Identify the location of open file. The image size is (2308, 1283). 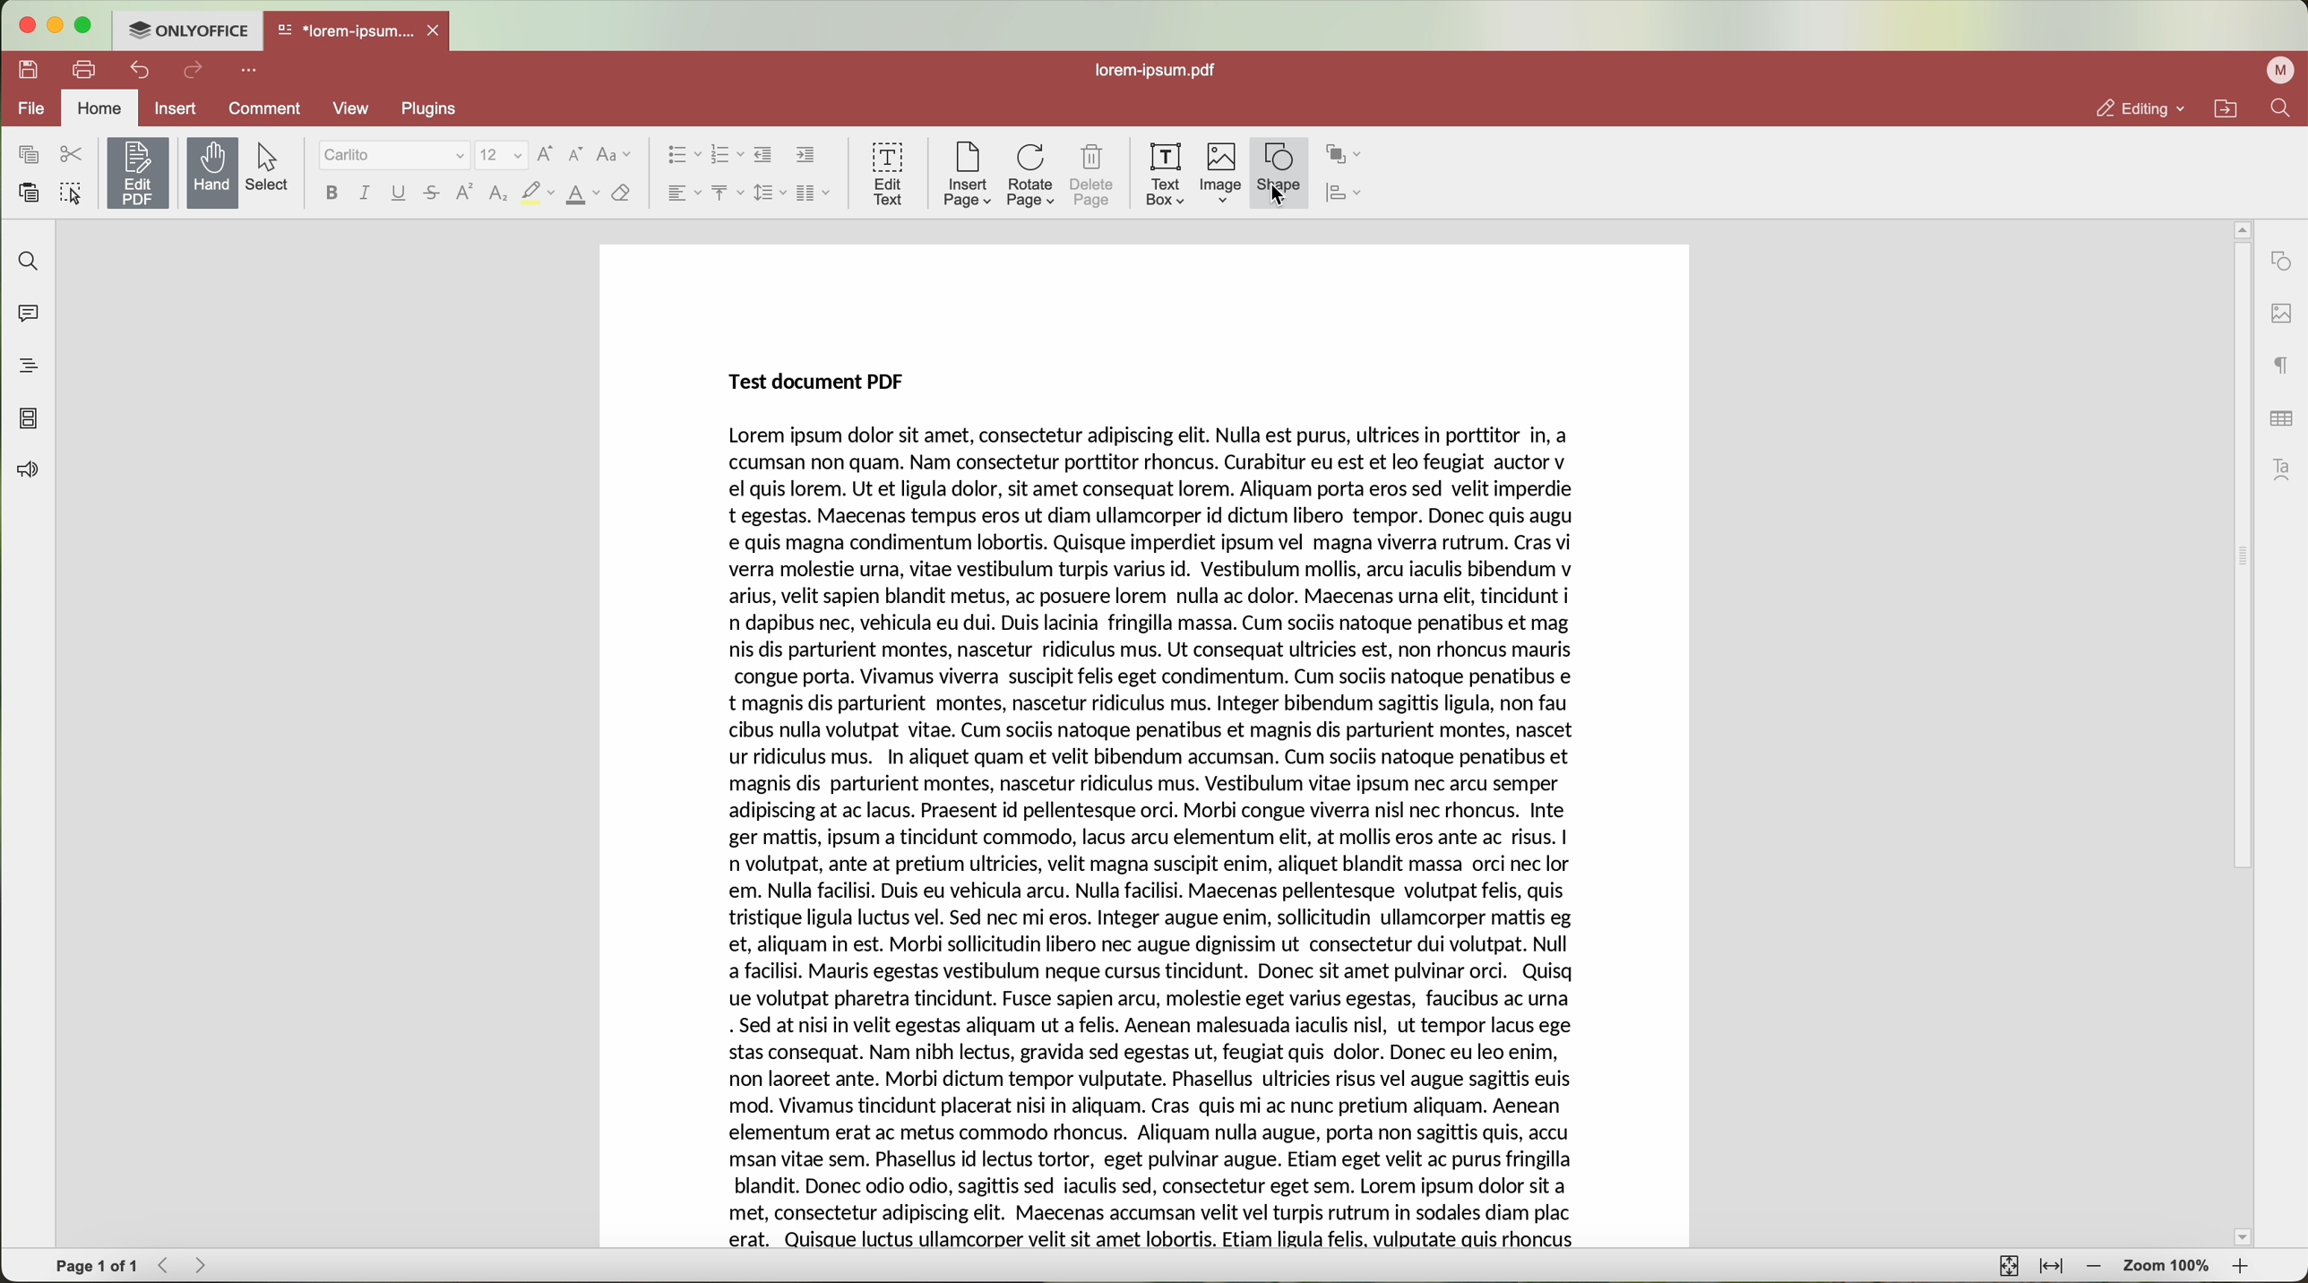
(359, 32).